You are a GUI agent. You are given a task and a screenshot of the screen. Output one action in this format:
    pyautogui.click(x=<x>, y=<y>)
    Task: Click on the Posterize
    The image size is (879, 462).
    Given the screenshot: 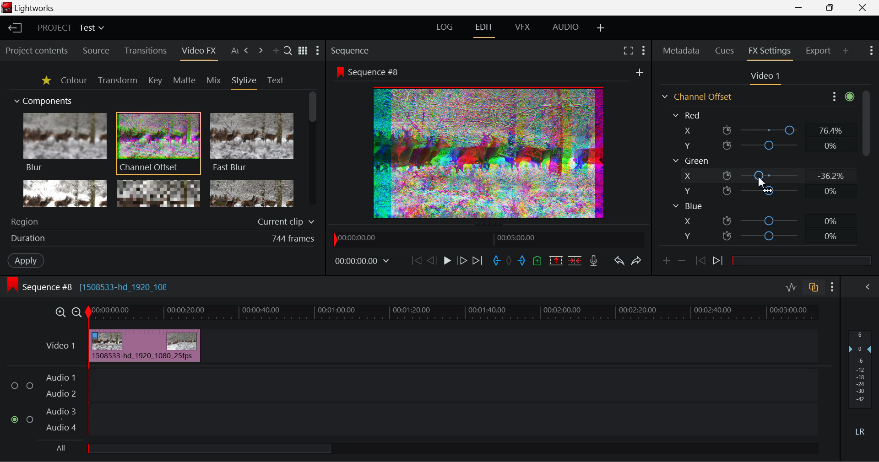 What is the action you would take?
    pyautogui.click(x=252, y=192)
    